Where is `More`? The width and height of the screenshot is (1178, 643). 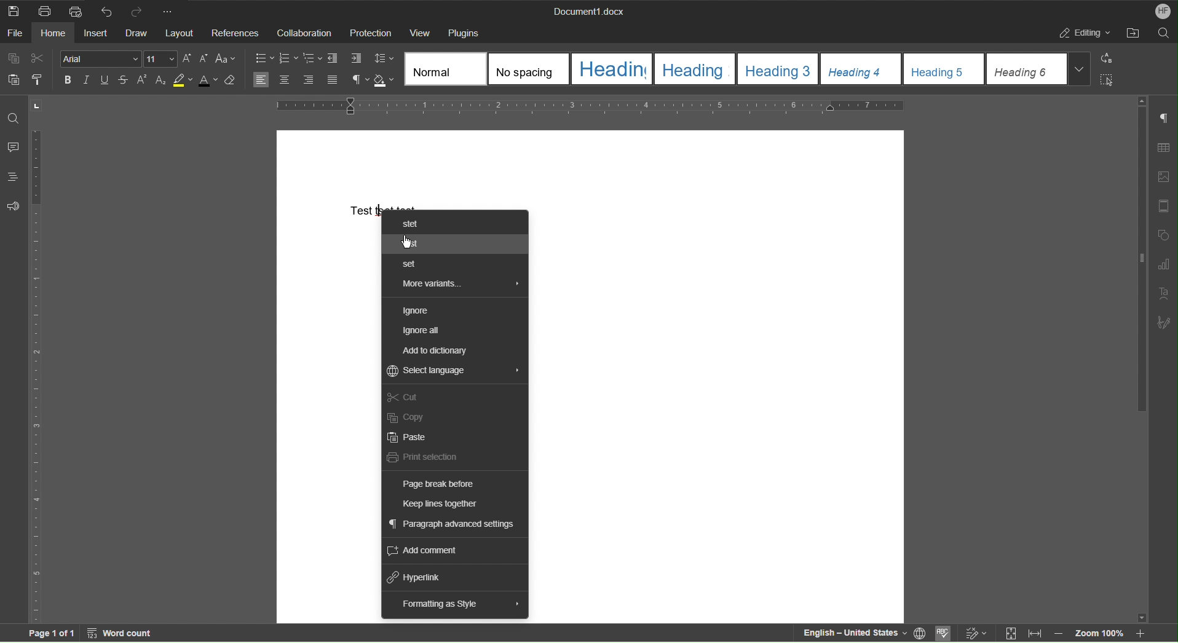
More is located at coordinates (170, 10).